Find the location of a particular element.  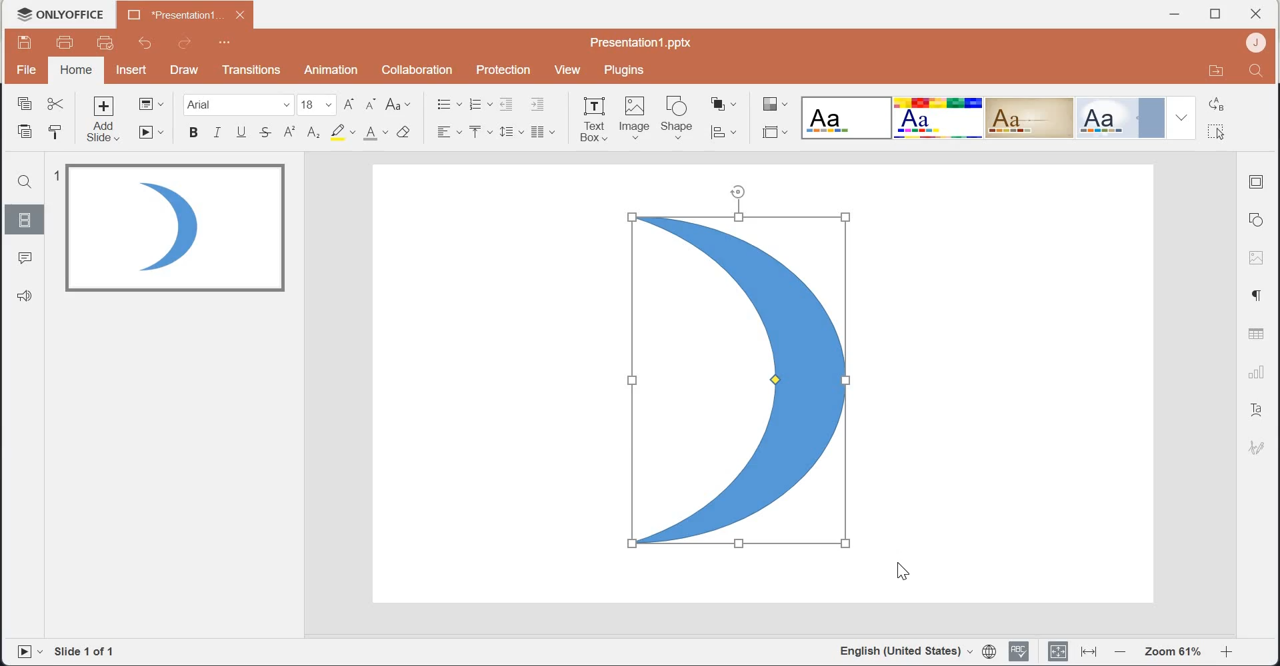

Strike through is located at coordinates (266, 132).